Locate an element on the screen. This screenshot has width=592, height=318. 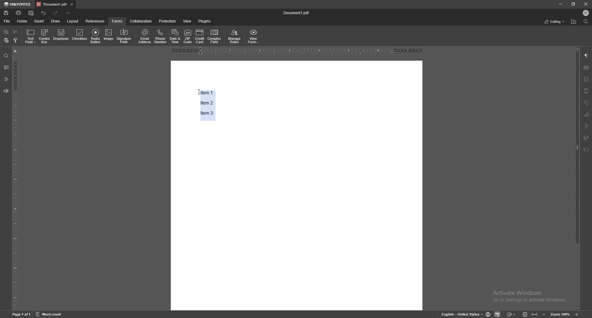
word count is located at coordinates (49, 314).